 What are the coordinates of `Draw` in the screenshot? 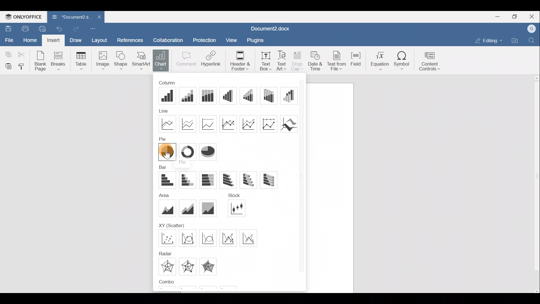 It's located at (76, 41).